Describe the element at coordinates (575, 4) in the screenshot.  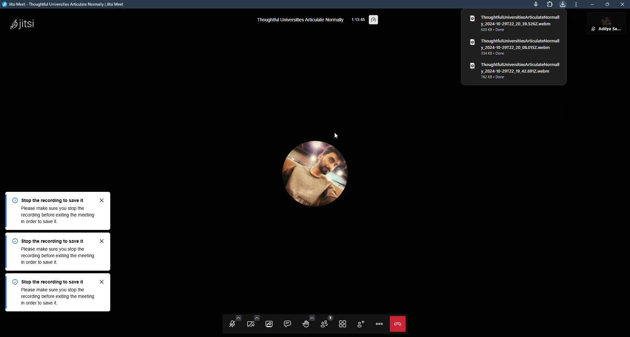
I see `minimize` at that location.